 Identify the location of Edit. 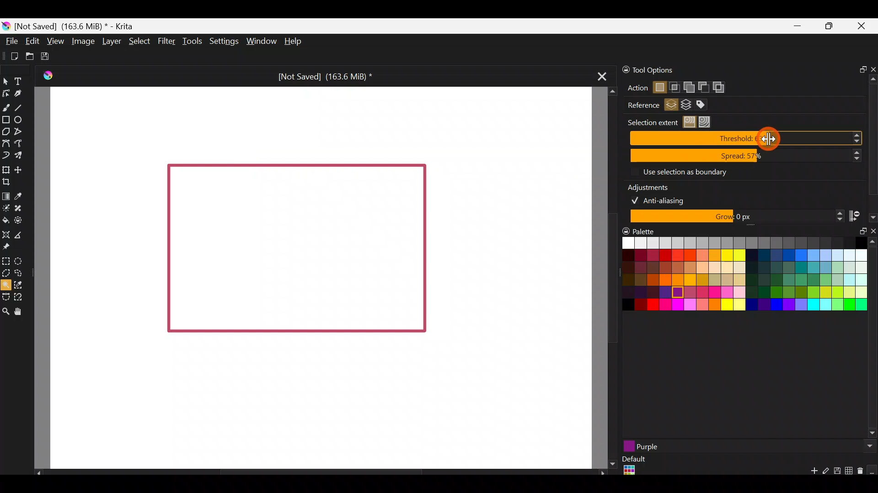
(32, 42).